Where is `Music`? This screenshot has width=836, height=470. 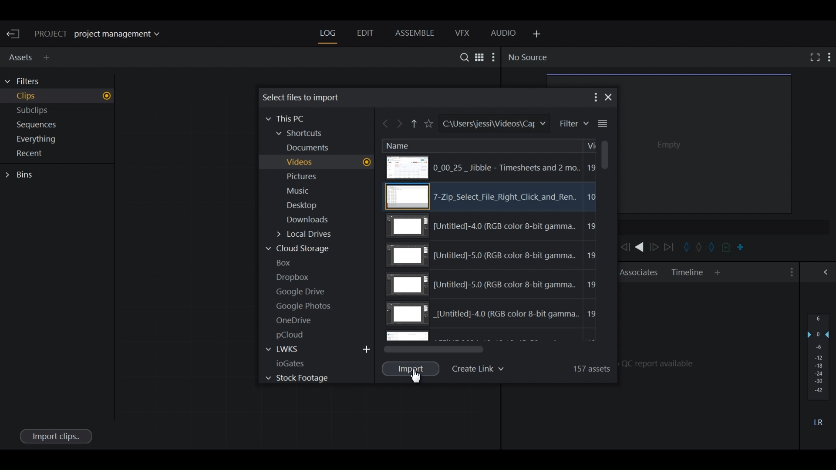 Music is located at coordinates (300, 191).